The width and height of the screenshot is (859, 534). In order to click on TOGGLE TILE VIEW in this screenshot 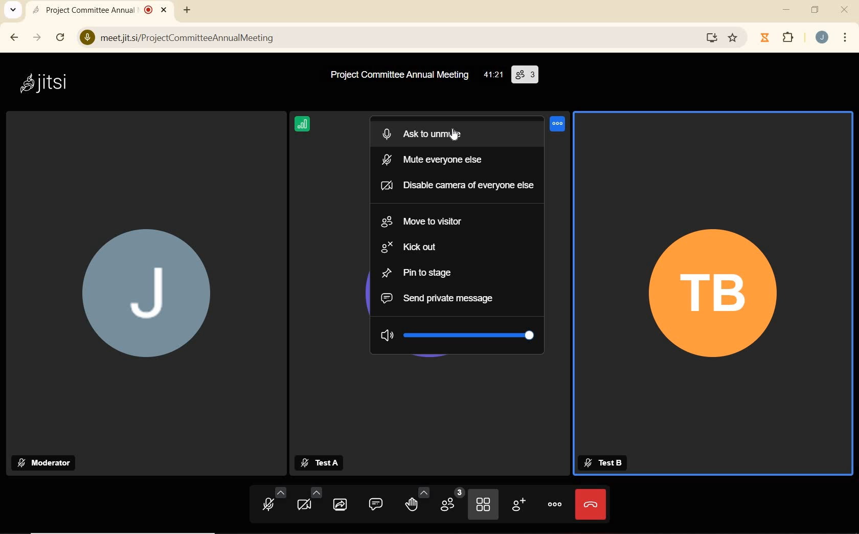, I will do `click(484, 504)`.